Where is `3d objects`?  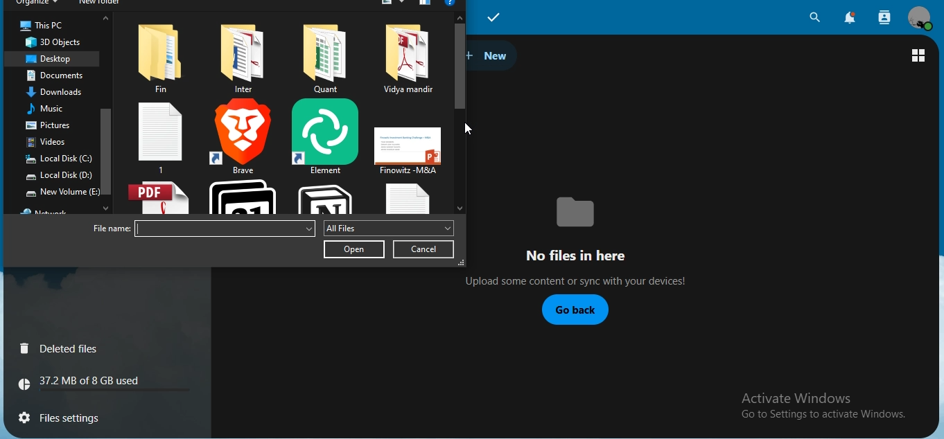
3d objects is located at coordinates (55, 42).